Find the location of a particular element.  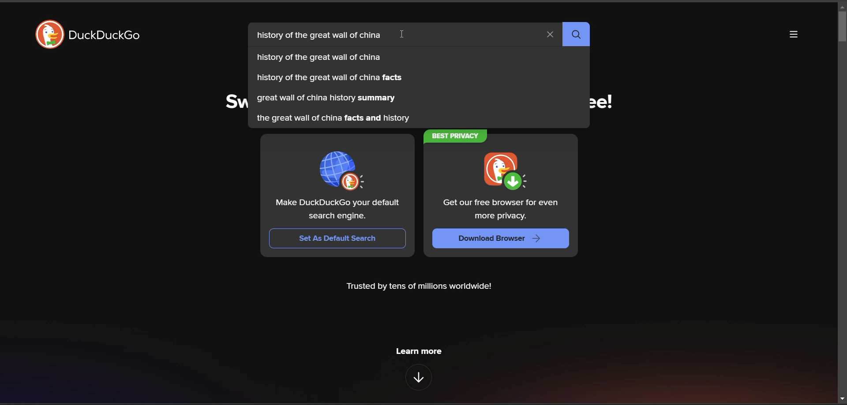

search term is located at coordinates (322, 37).